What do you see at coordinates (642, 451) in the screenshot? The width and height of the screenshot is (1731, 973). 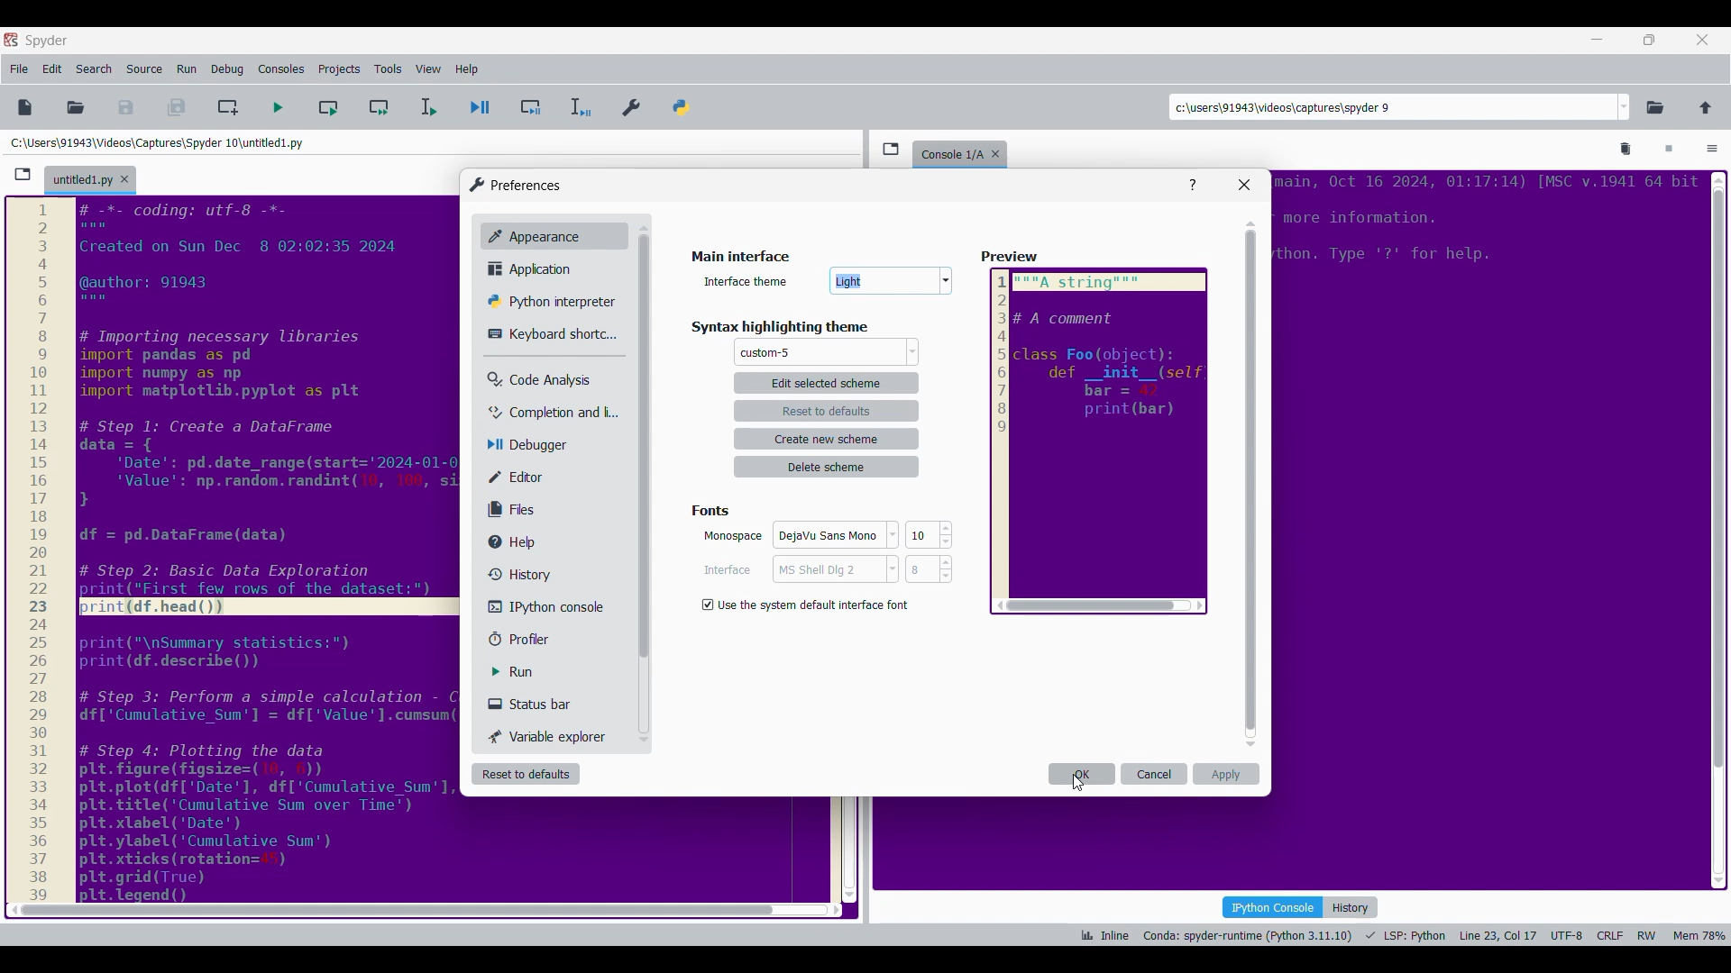 I see `` at bounding box center [642, 451].